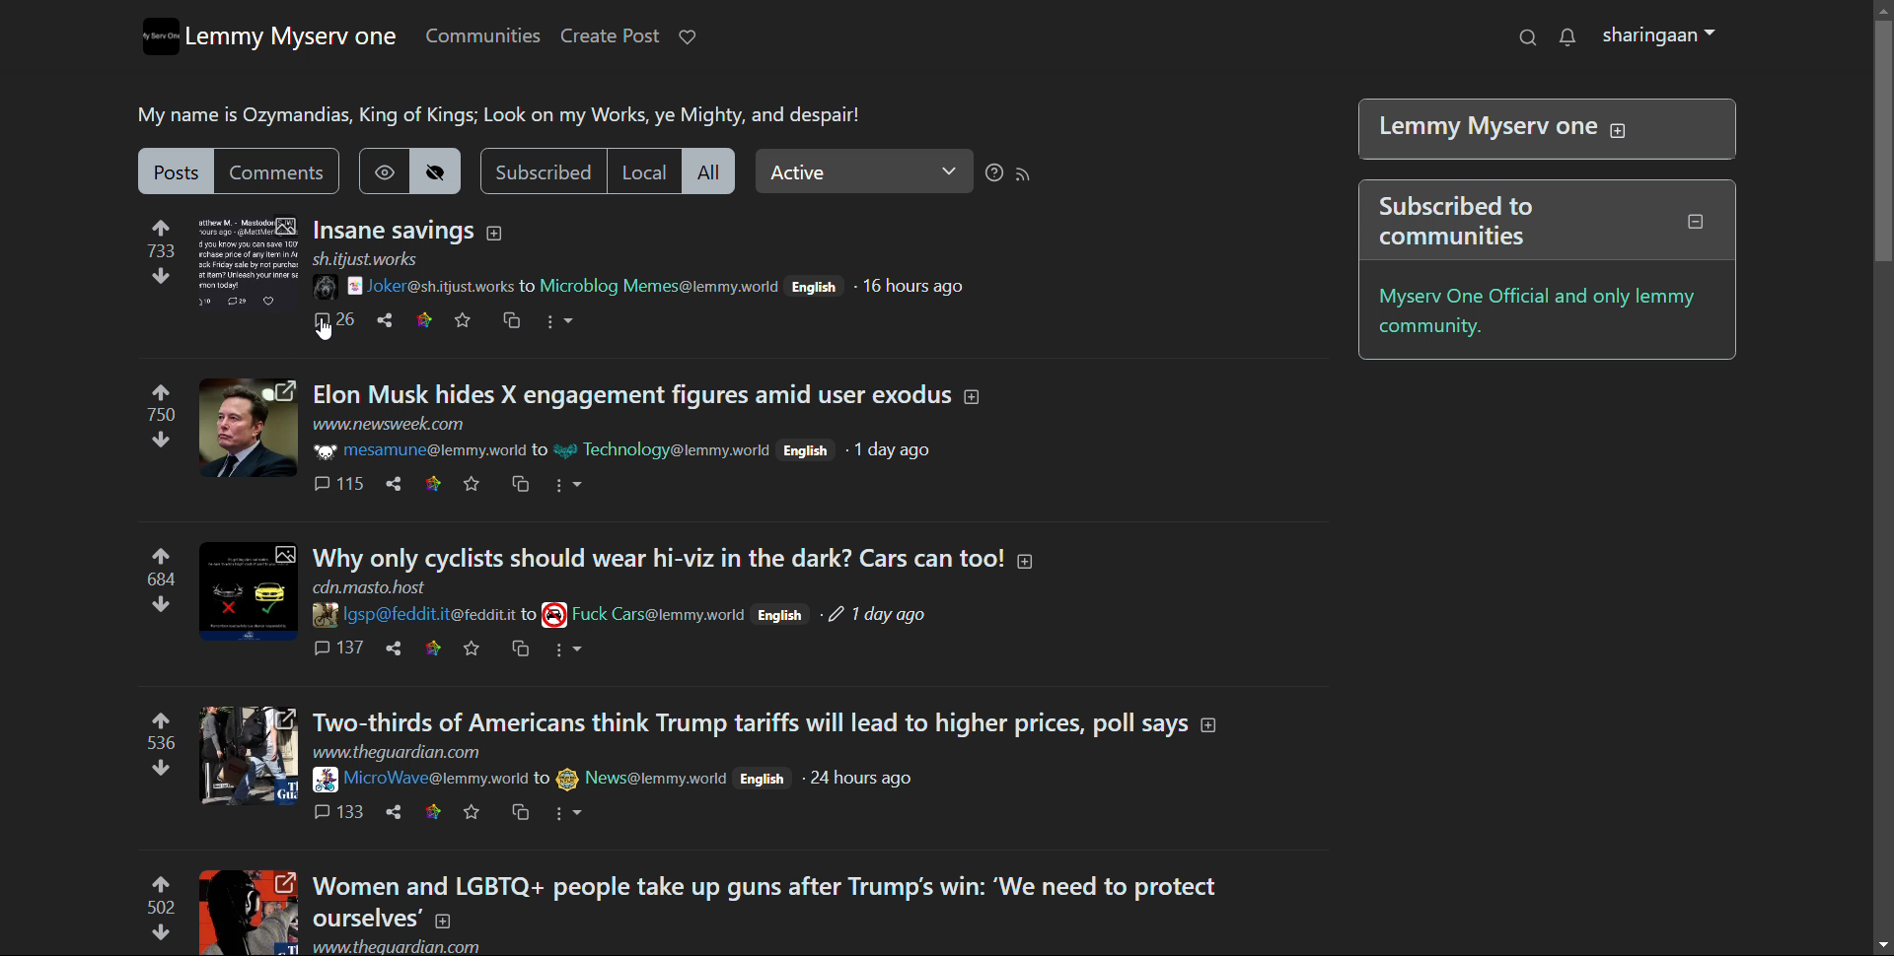 The width and height of the screenshot is (1894, 956). I want to click on Thumbnail, so click(248, 913).